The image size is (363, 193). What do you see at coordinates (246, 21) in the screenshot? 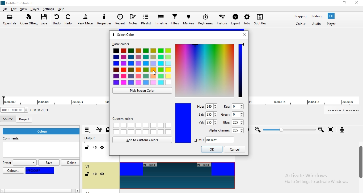
I see `Jobs` at bounding box center [246, 21].